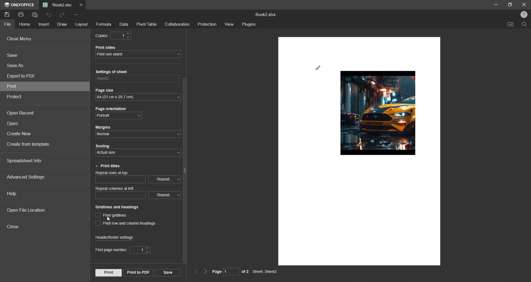 The image size is (531, 282). Describe the element at coordinates (74, 15) in the screenshot. I see `customize quick access toolbar` at that location.